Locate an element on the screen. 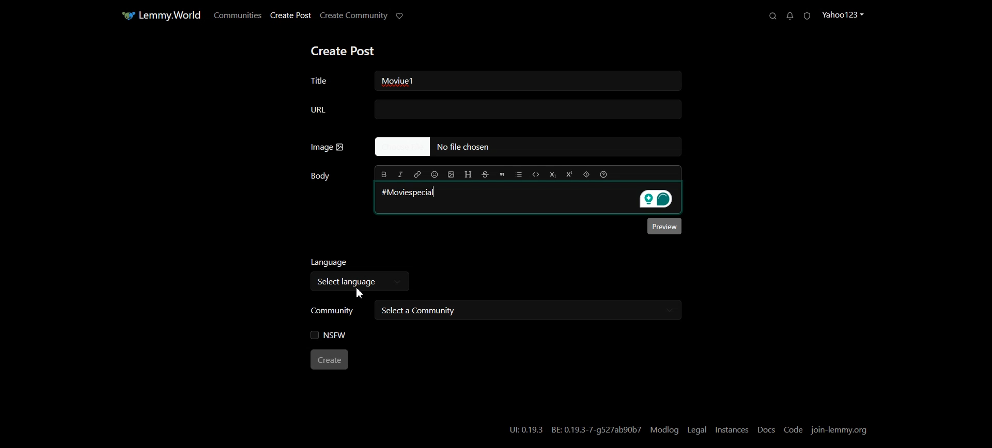 The height and width of the screenshot is (448, 992). Formatting help is located at coordinates (603, 174).